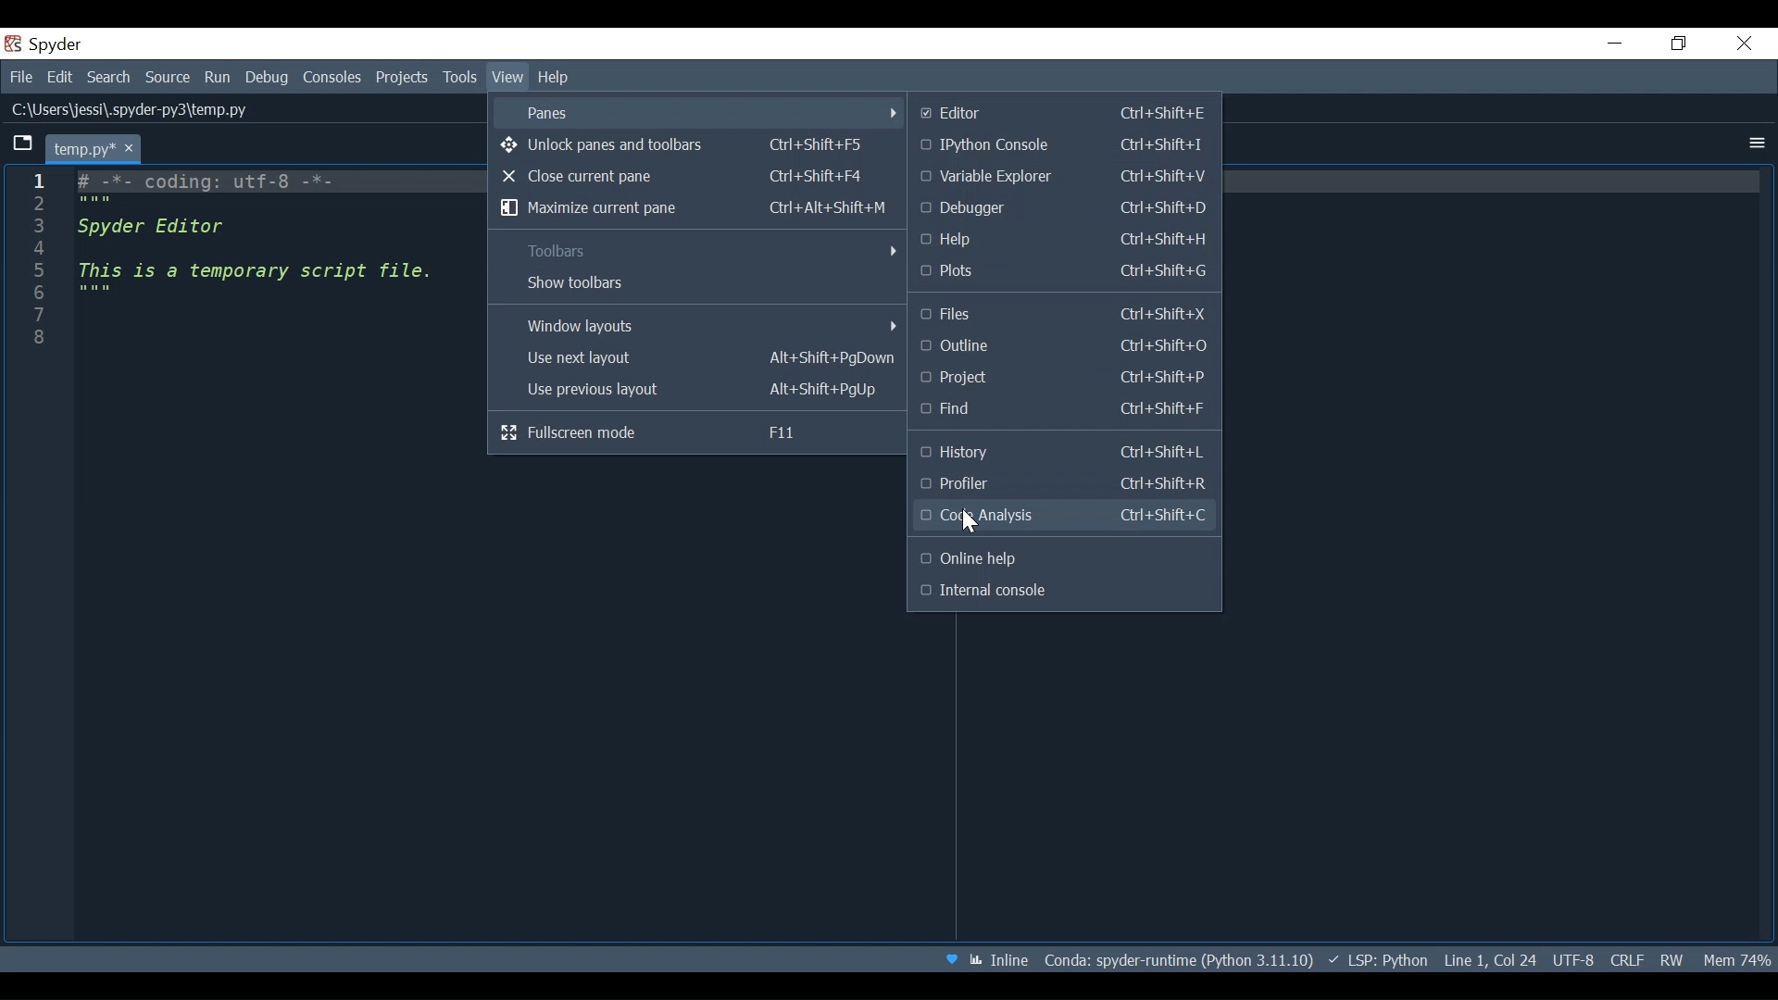 The image size is (1778, 1000). What do you see at coordinates (41, 268) in the screenshot?
I see `1 2 3 4 5 6 7 8` at bounding box center [41, 268].